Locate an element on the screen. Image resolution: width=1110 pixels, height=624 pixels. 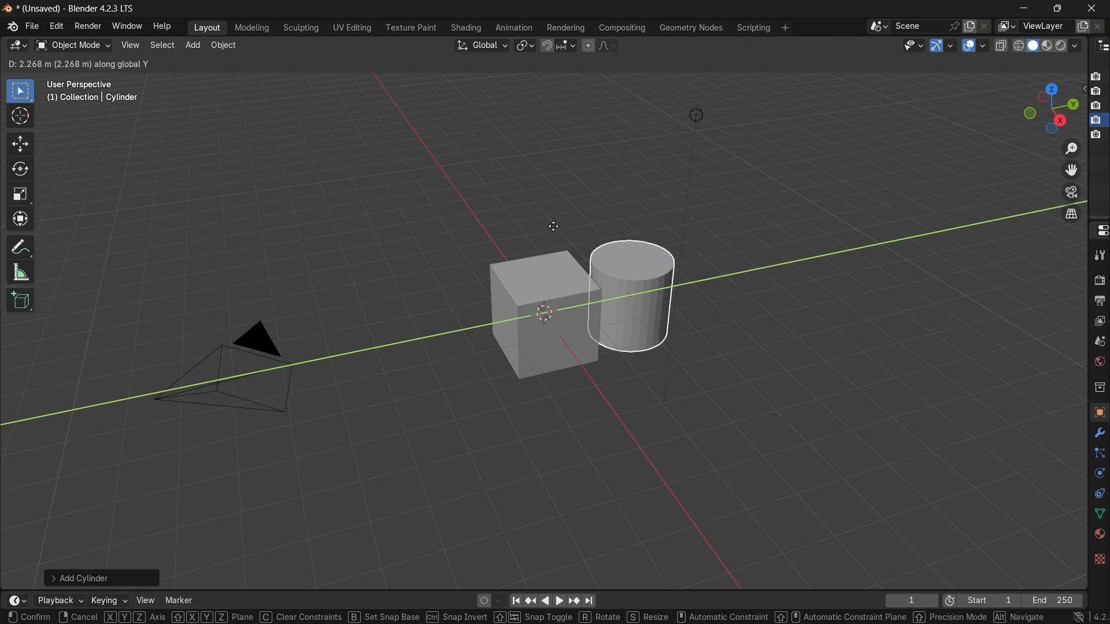
show gizmo is located at coordinates (935, 45).